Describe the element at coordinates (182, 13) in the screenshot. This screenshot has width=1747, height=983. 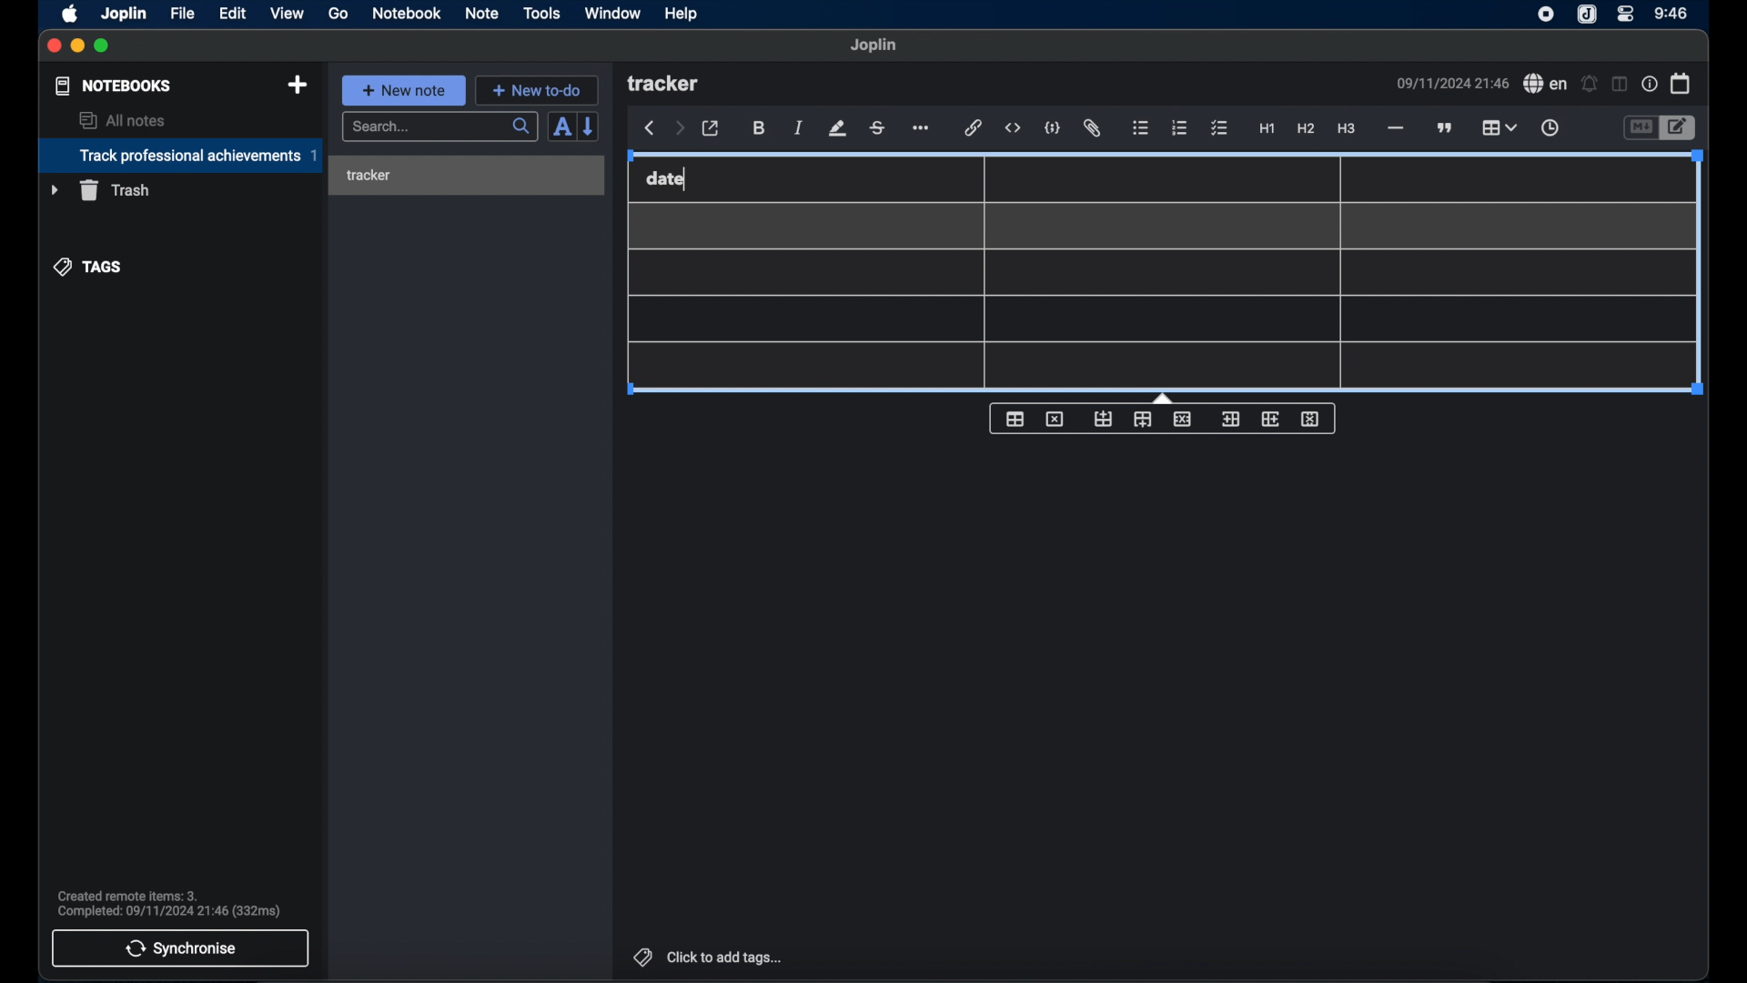
I see `file` at that location.